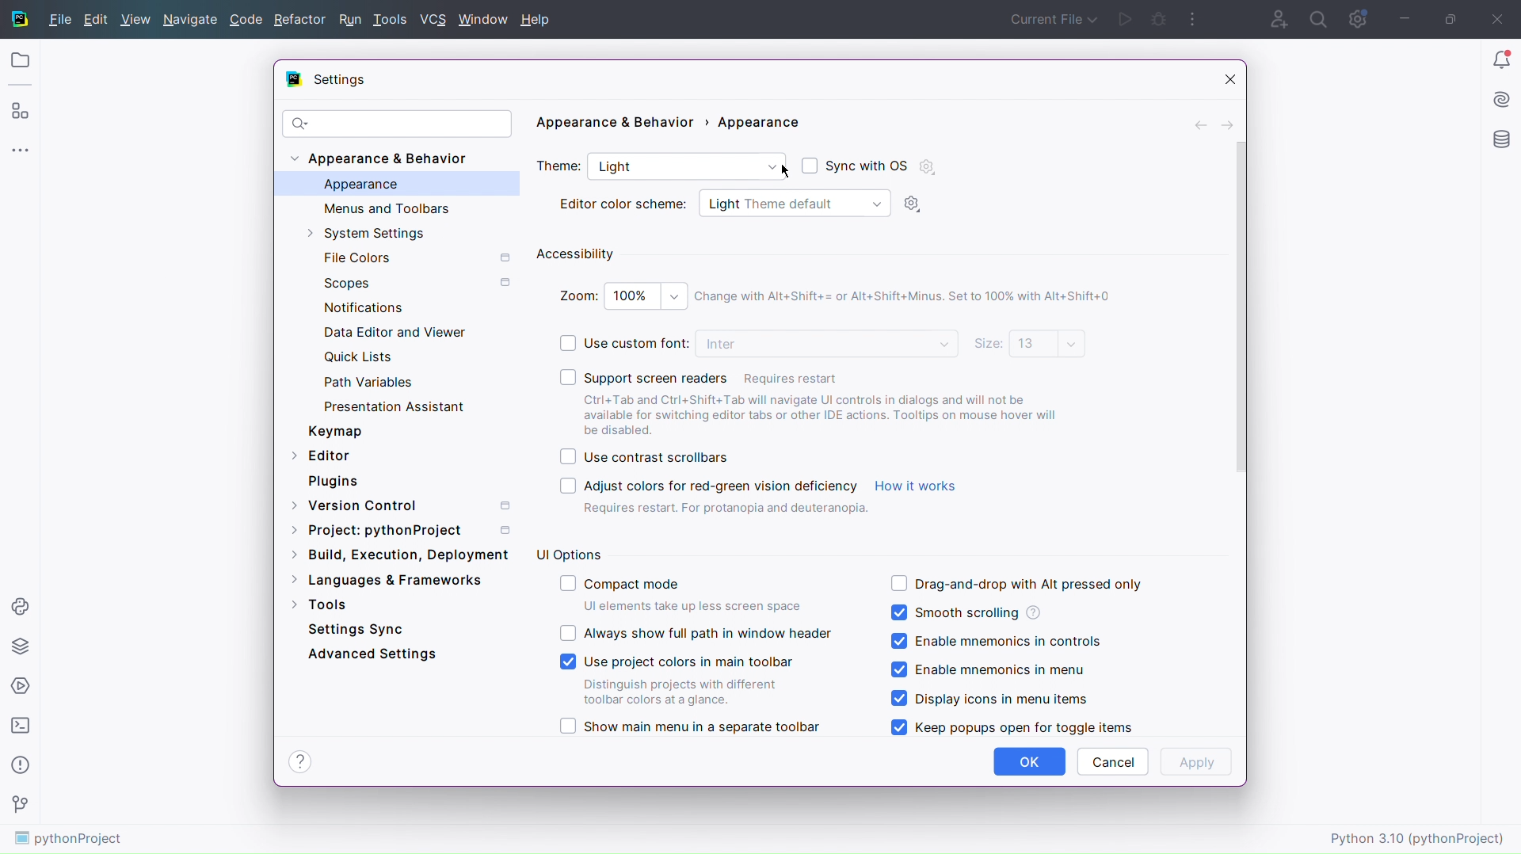 Image resolution: width=1521 pixels, height=854 pixels. Describe the element at coordinates (408, 503) in the screenshot. I see `Version Control` at that location.